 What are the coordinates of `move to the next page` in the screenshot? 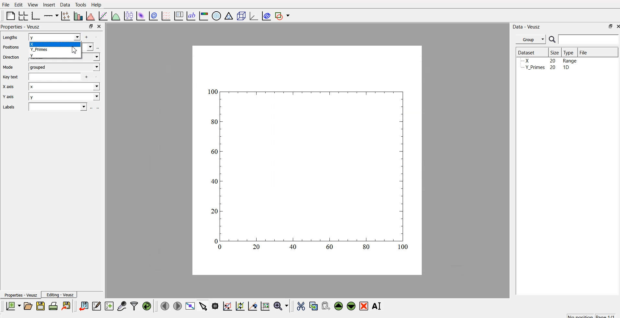 It's located at (177, 306).